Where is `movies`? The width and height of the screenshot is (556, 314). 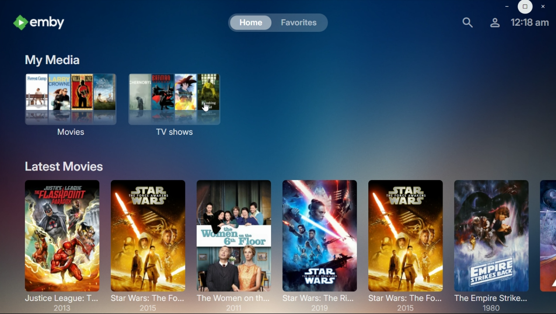
movies is located at coordinates (70, 102).